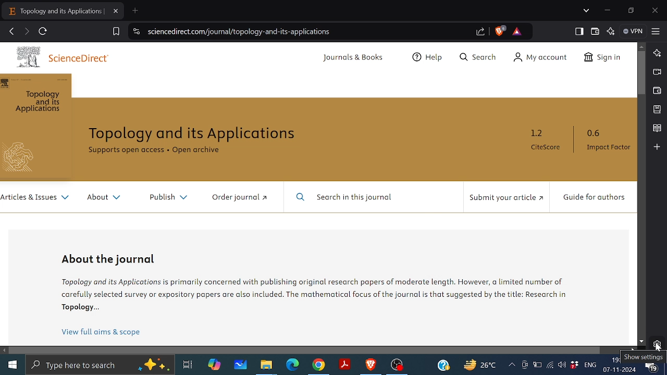  I want to click on ScienceDirect, so click(80, 58).